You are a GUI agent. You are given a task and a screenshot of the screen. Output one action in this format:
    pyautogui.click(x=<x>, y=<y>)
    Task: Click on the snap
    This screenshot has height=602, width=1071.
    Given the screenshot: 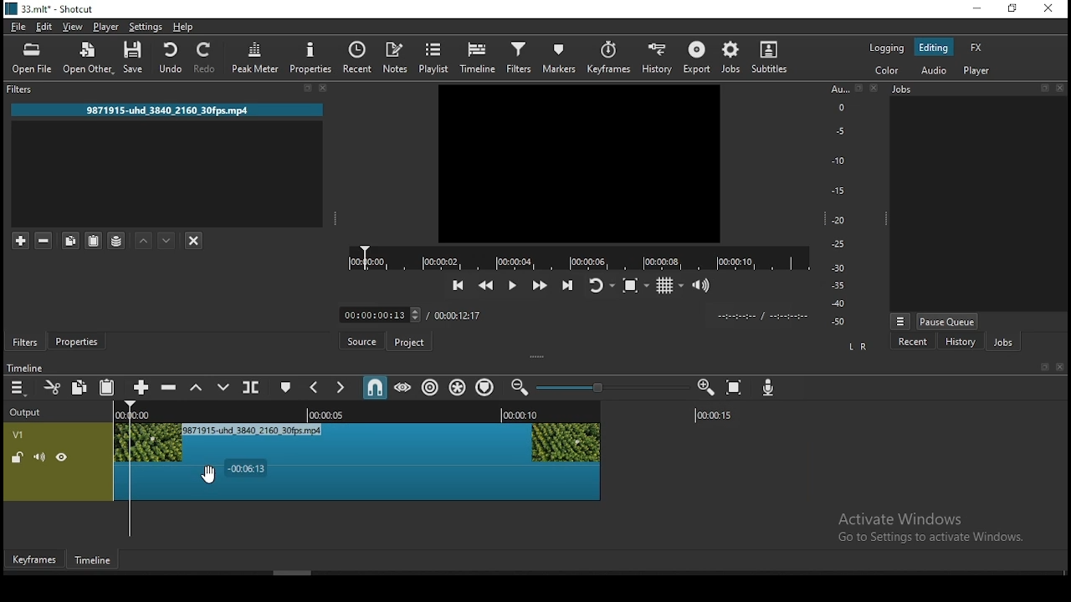 What is the action you would take?
    pyautogui.click(x=377, y=389)
    